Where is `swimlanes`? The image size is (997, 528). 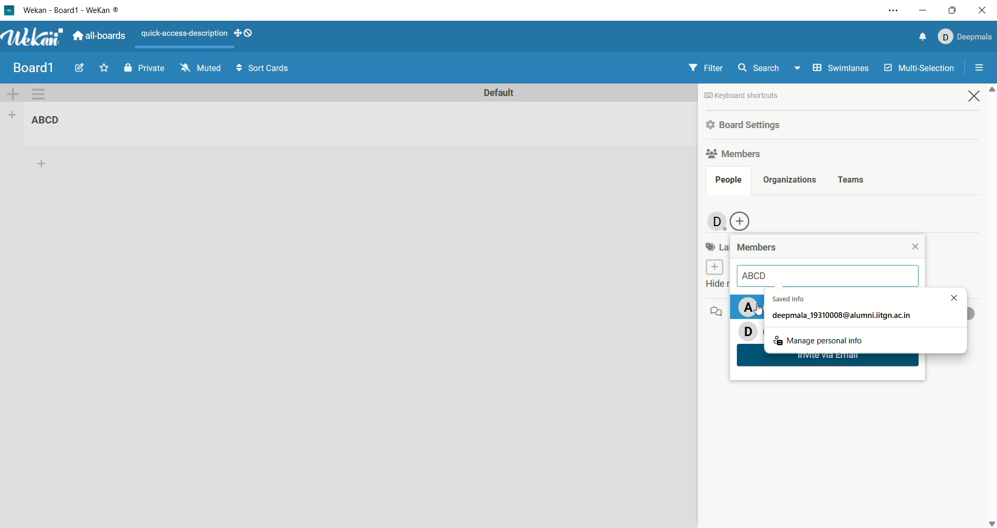 swimlanes is located at coordinates (842, 69).